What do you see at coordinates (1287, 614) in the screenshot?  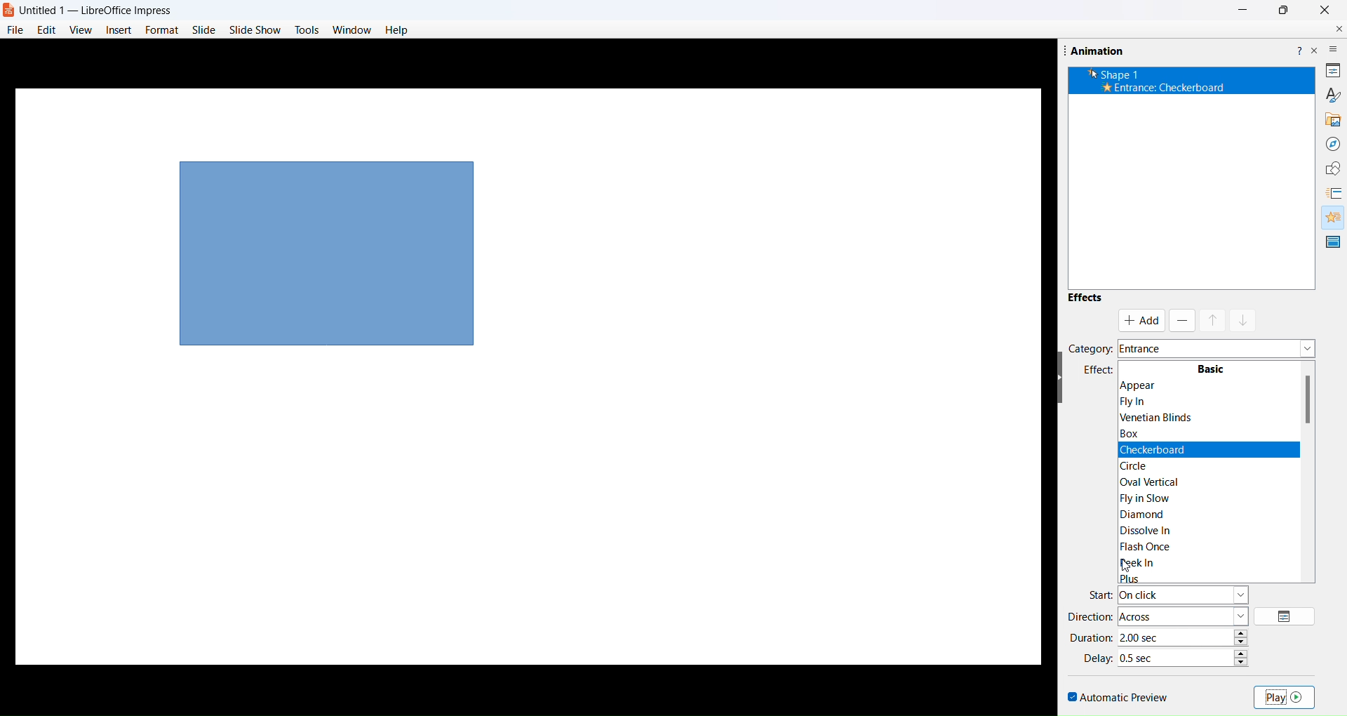 I see `grid` at bounding box center [1287, 614].